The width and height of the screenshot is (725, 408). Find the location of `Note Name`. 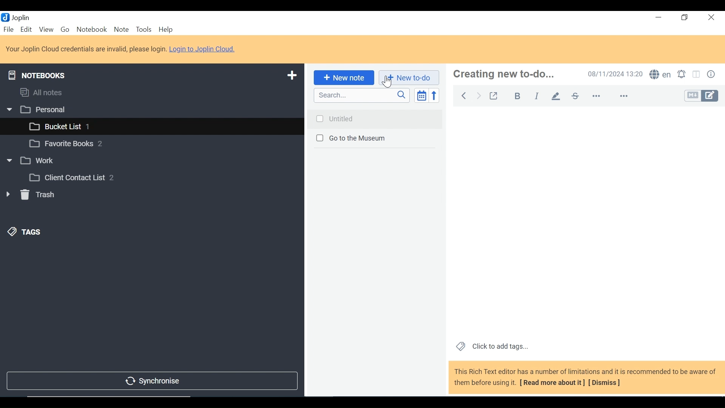

Note Name is located at coordinates (374, 139).